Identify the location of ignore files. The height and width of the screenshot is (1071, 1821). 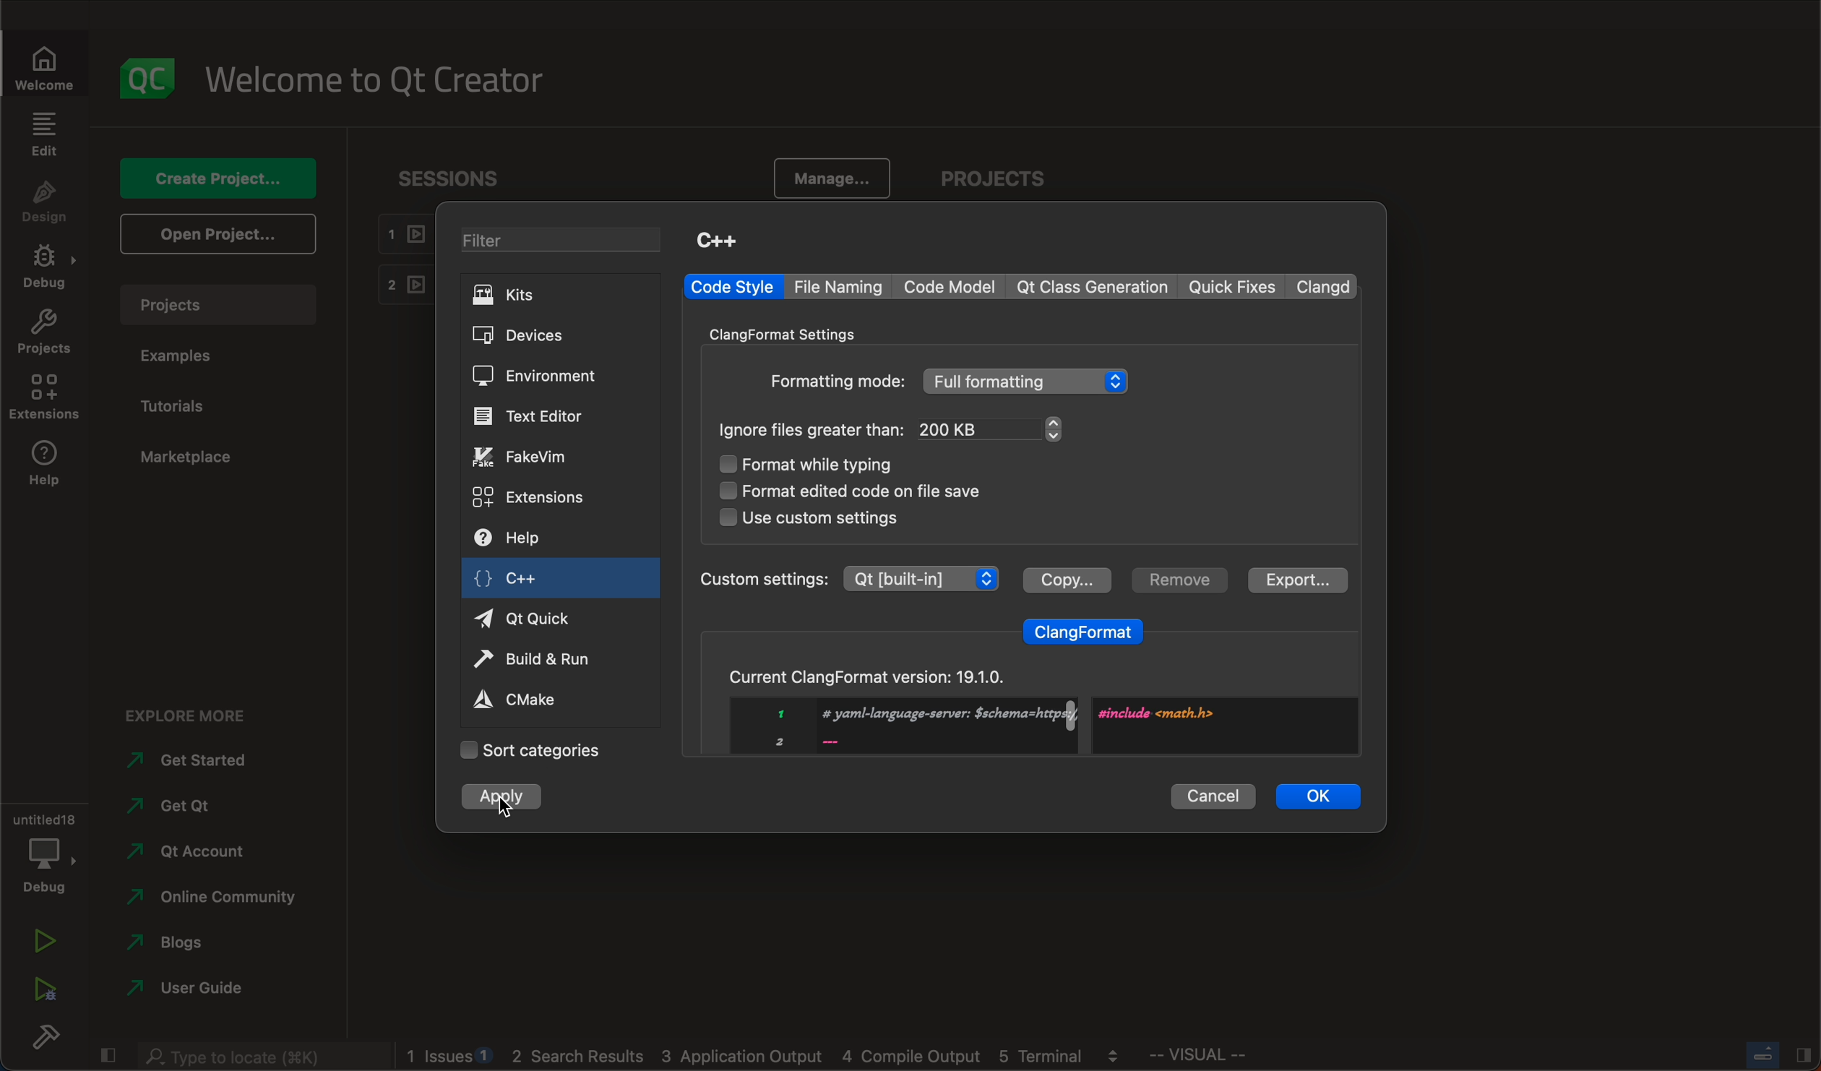
(813, 429).